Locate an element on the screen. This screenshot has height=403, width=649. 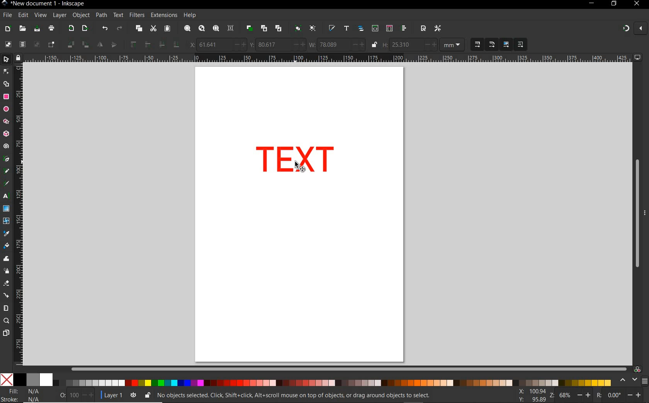
path is located at coordinates (101, 15).